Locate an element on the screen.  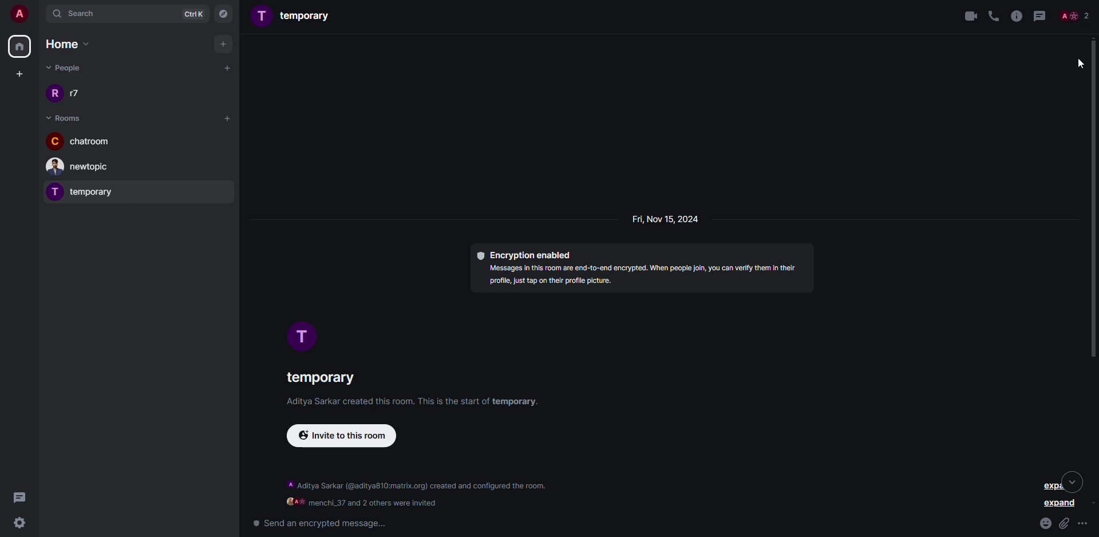
video call is located at coordinates (966, 15).